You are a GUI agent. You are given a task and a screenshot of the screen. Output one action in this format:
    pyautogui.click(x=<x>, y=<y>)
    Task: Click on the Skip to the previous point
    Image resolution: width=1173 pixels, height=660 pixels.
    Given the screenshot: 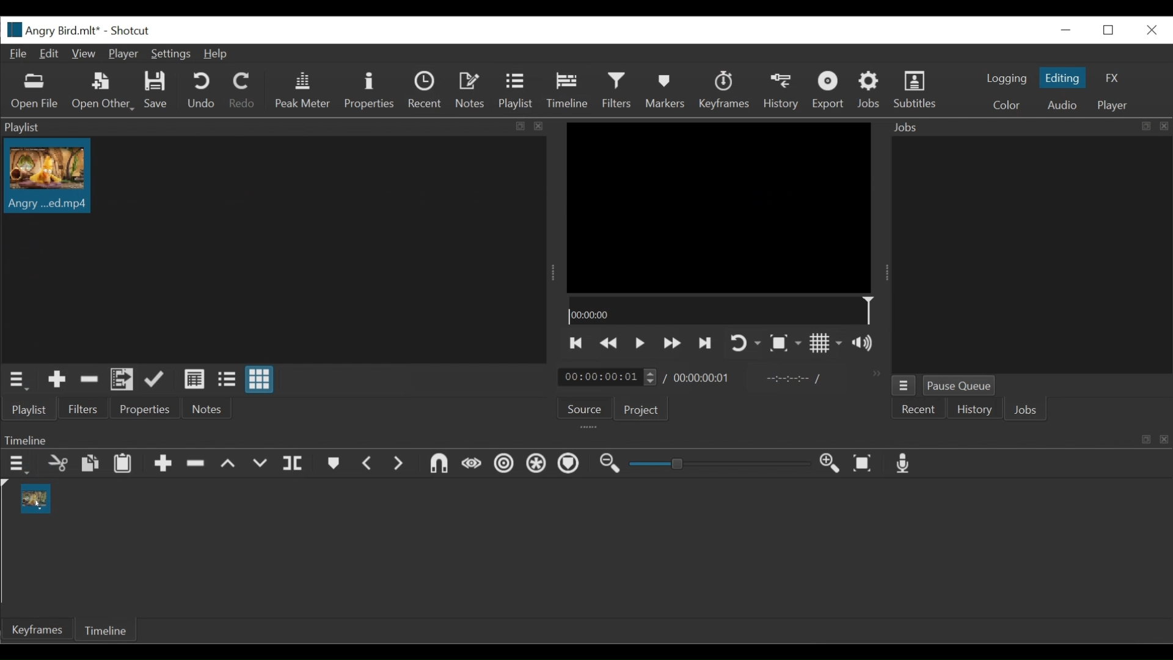 What is the action you would take?
    pyautogui.click(x=577, y=343)
    